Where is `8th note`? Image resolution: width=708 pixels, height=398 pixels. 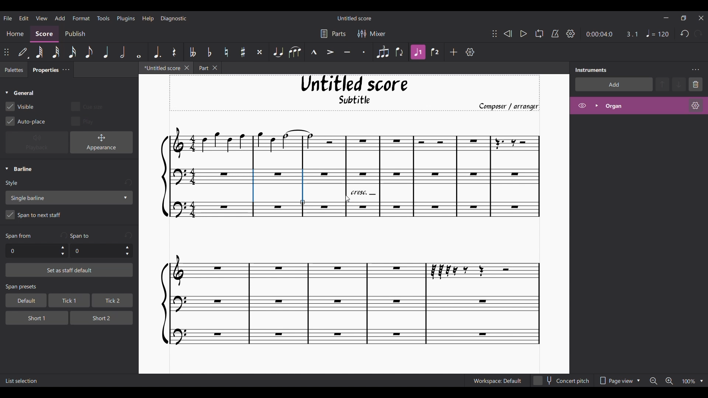 8th note is located at coordinates (88, 52).